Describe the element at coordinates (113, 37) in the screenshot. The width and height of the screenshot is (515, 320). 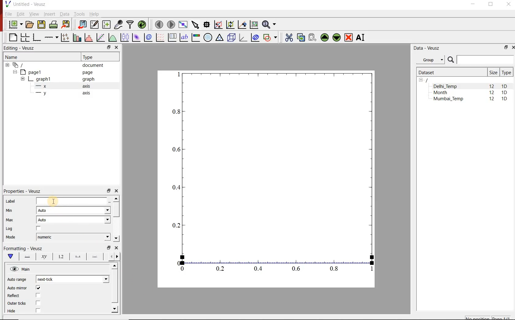
I see `plot a function` at that location.